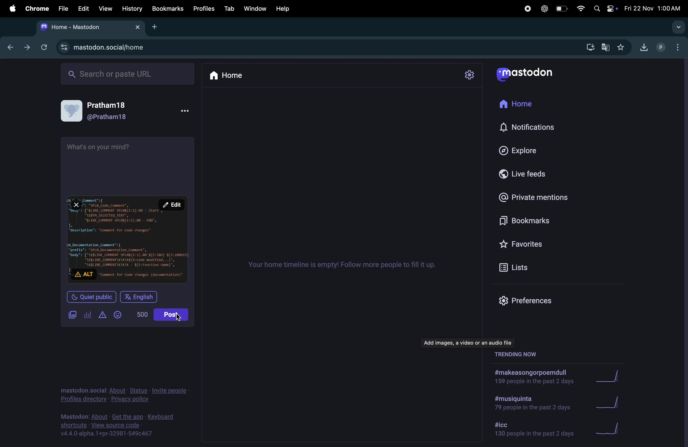 The width and height of the screenshot is (688, 447). Describe the element at coordinates (71, 111) in the screenshot. I see `display picture` at that location.